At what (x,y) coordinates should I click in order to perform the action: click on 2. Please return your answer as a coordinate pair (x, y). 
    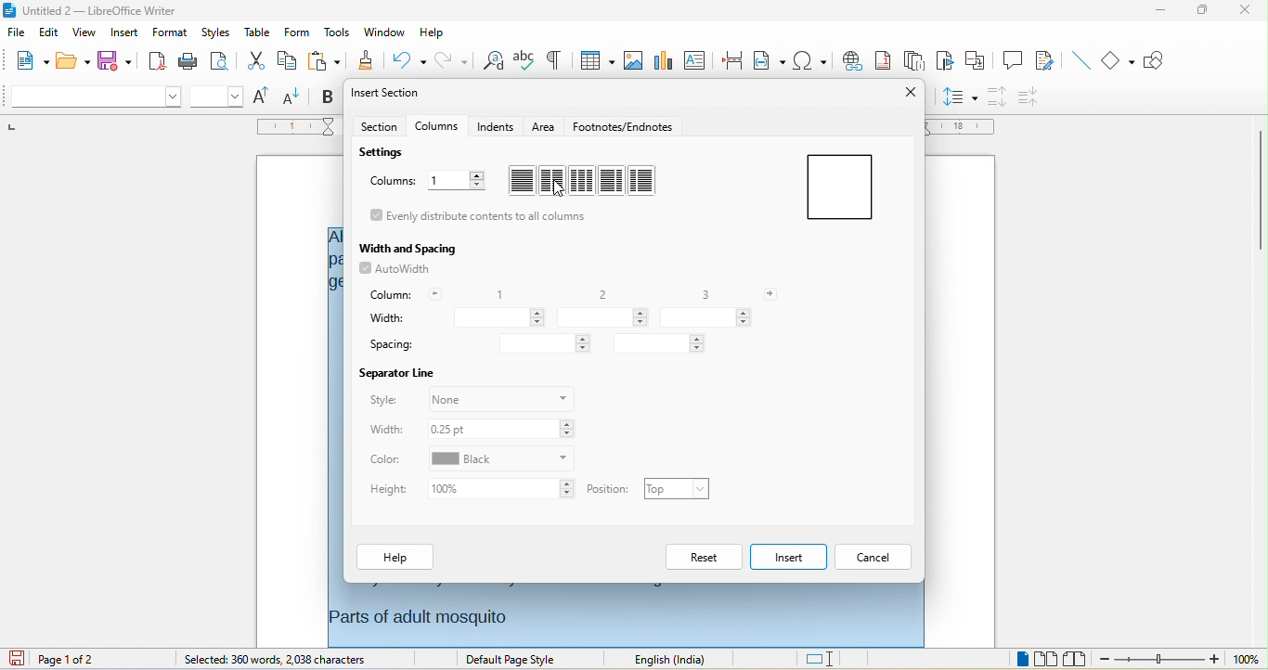
    Looking at the image, I should click on (598, 294).